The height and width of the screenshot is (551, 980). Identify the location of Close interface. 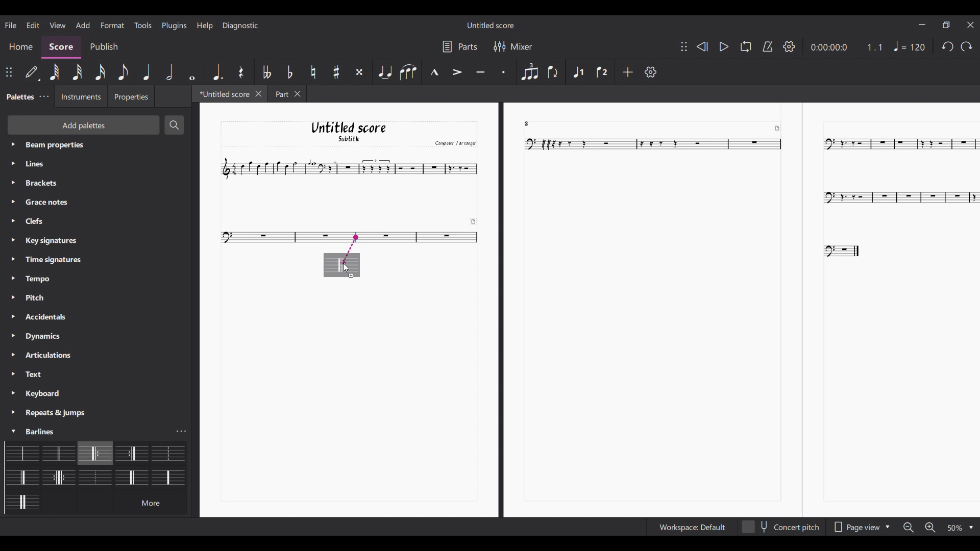
(970, 25).